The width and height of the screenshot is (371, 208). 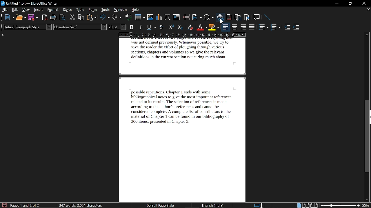 I want to click on move down, so click(x=367, y=200).